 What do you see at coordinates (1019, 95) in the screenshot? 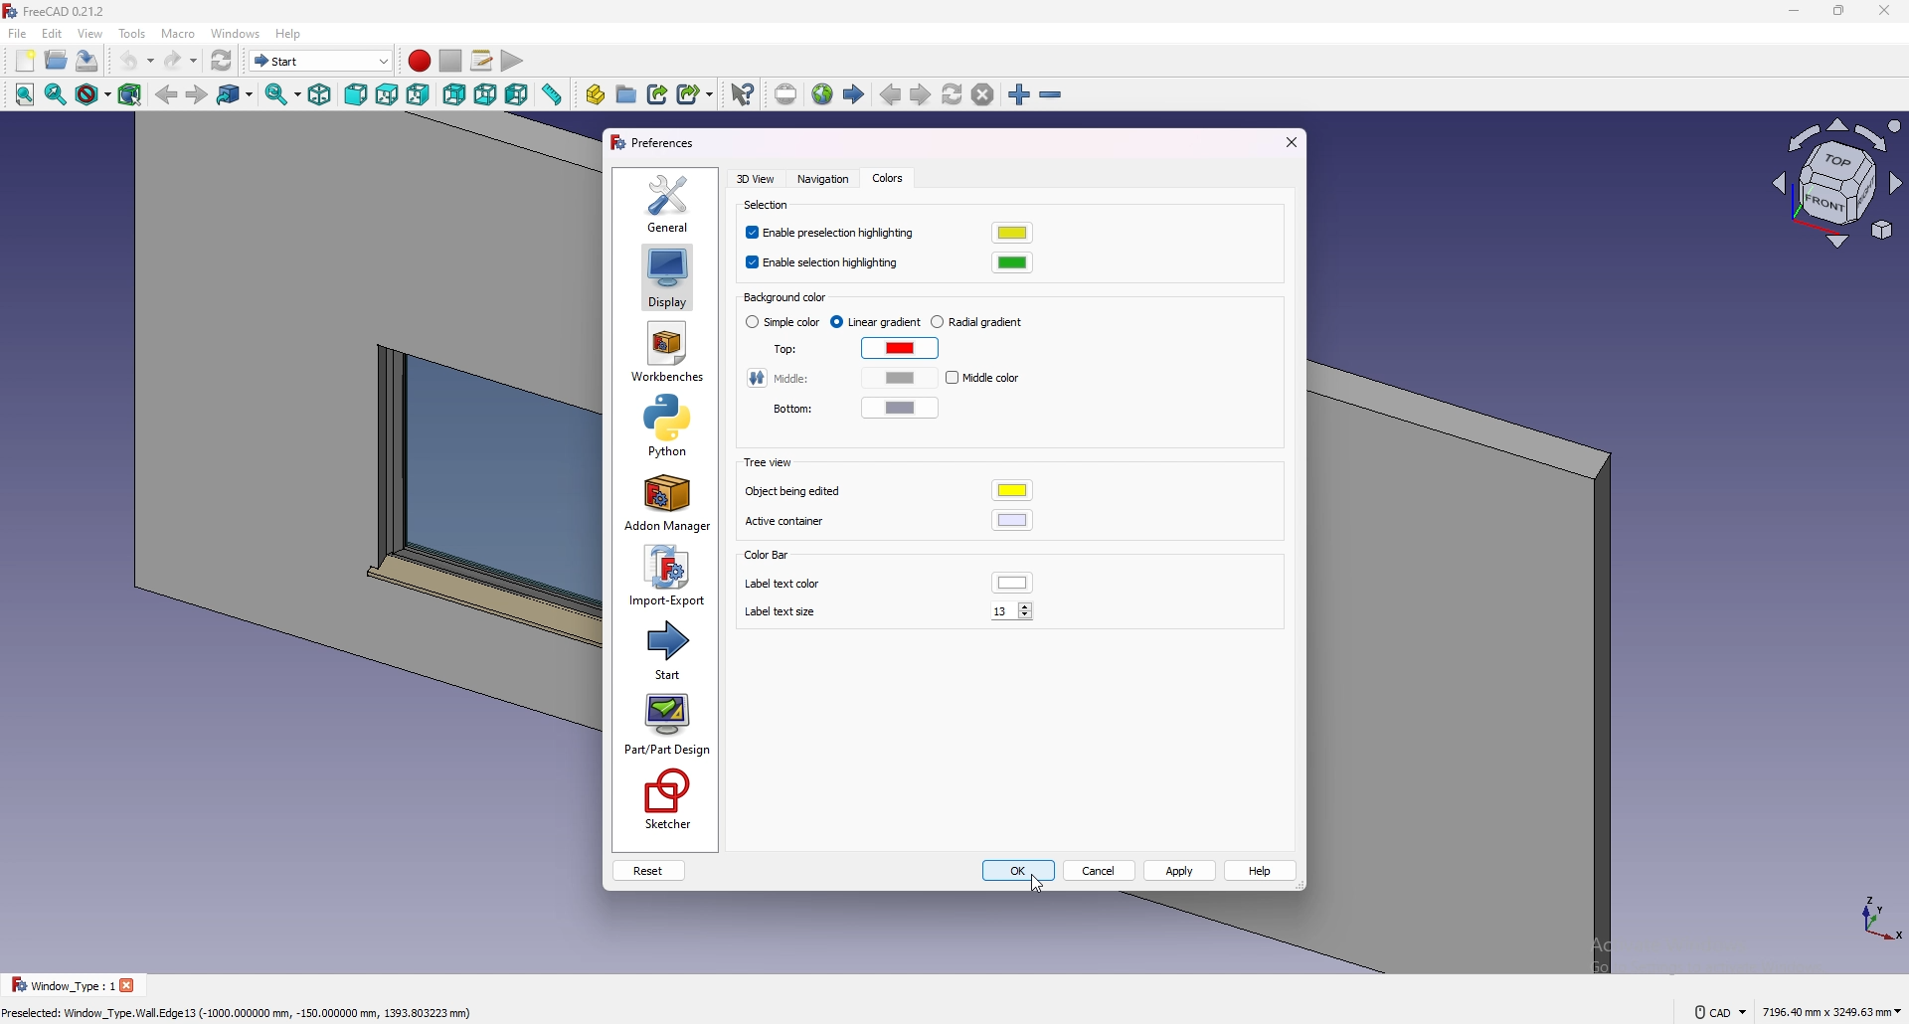
I see `zoom in` at bounding box center [1019, 95].